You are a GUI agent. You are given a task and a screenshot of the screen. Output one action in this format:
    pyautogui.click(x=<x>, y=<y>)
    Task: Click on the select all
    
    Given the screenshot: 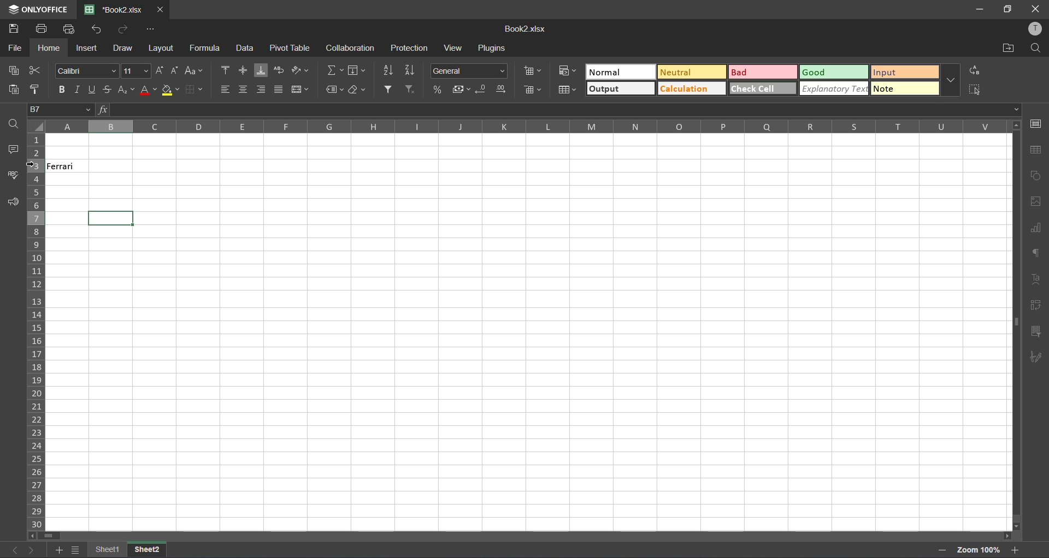 What is the action you would take?
    pyautogui.click(x=976, y=88)
    